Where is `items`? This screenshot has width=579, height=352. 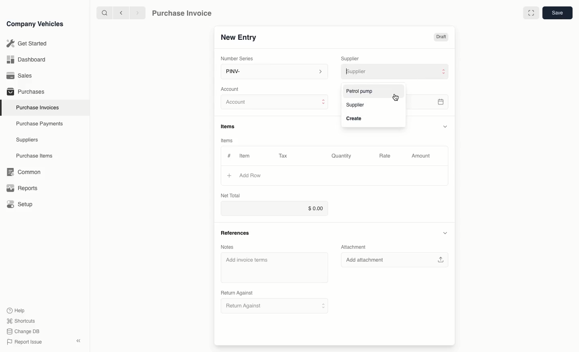
items is located at coordinates (228, 140).